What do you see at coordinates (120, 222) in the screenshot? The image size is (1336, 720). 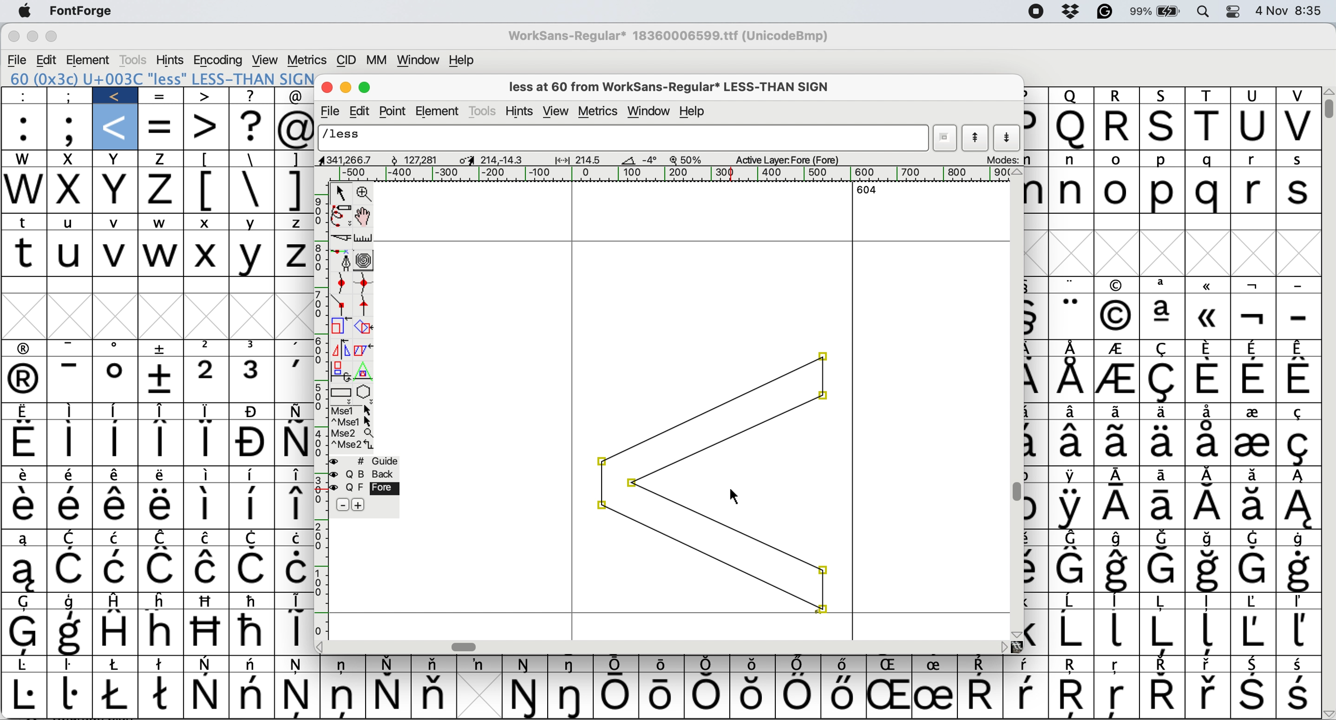 I see `v` at bounding box center [120, 222].